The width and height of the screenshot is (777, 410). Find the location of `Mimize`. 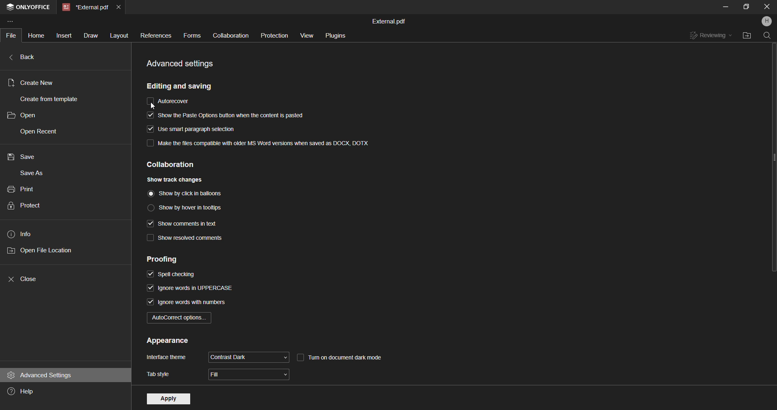

Mimize is located at coordinates (726, 7).